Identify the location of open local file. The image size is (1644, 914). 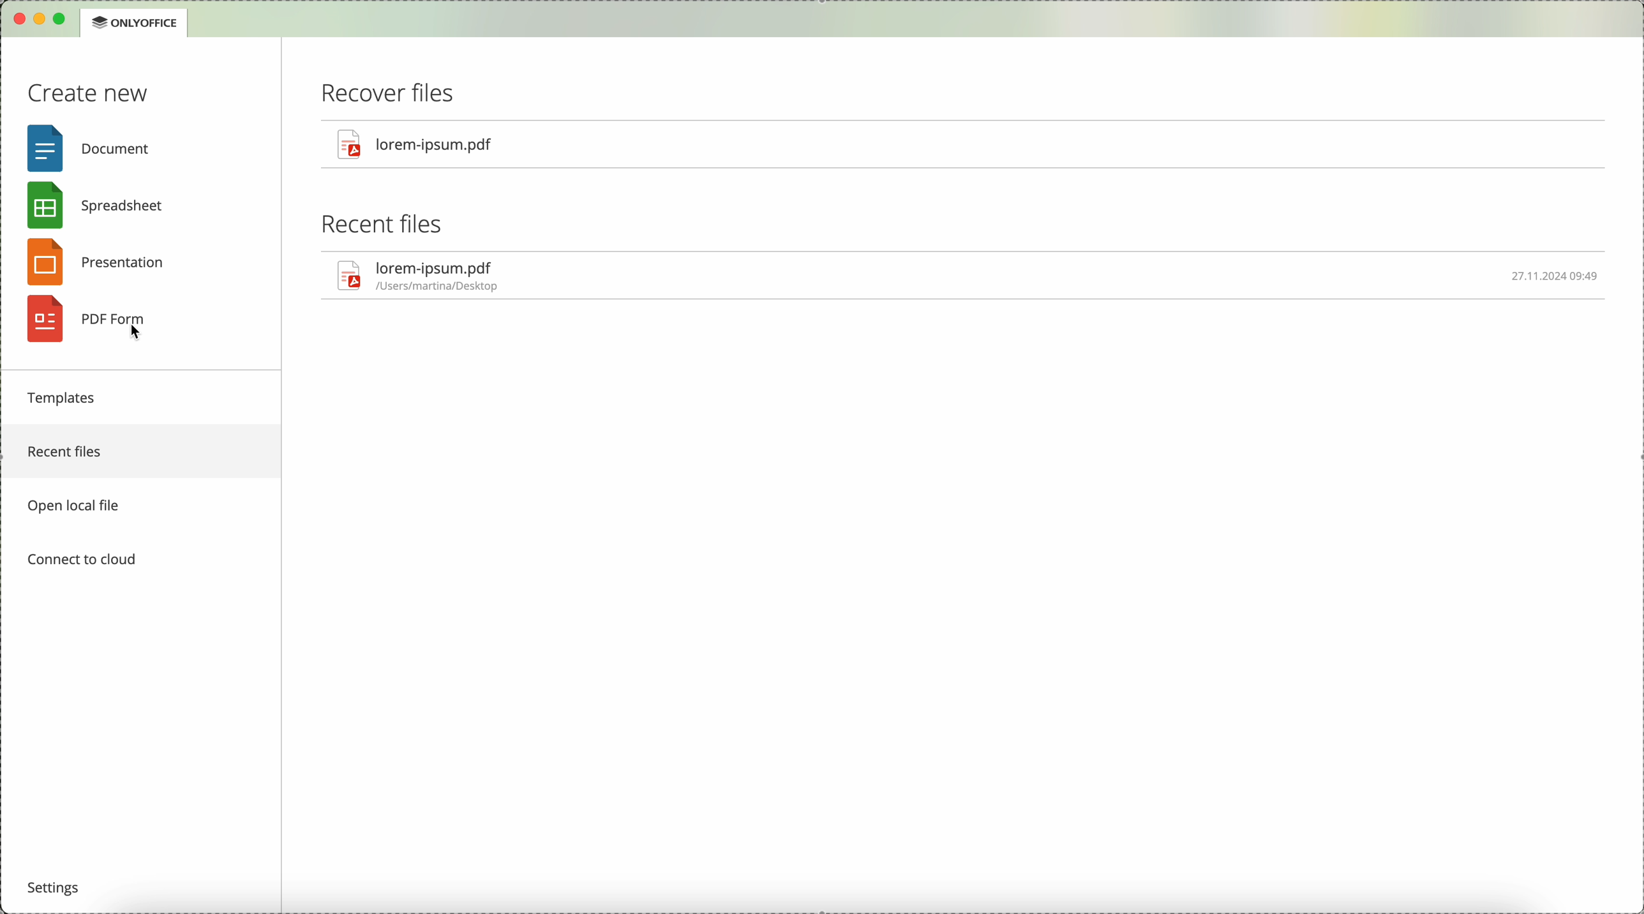
(84, 504).